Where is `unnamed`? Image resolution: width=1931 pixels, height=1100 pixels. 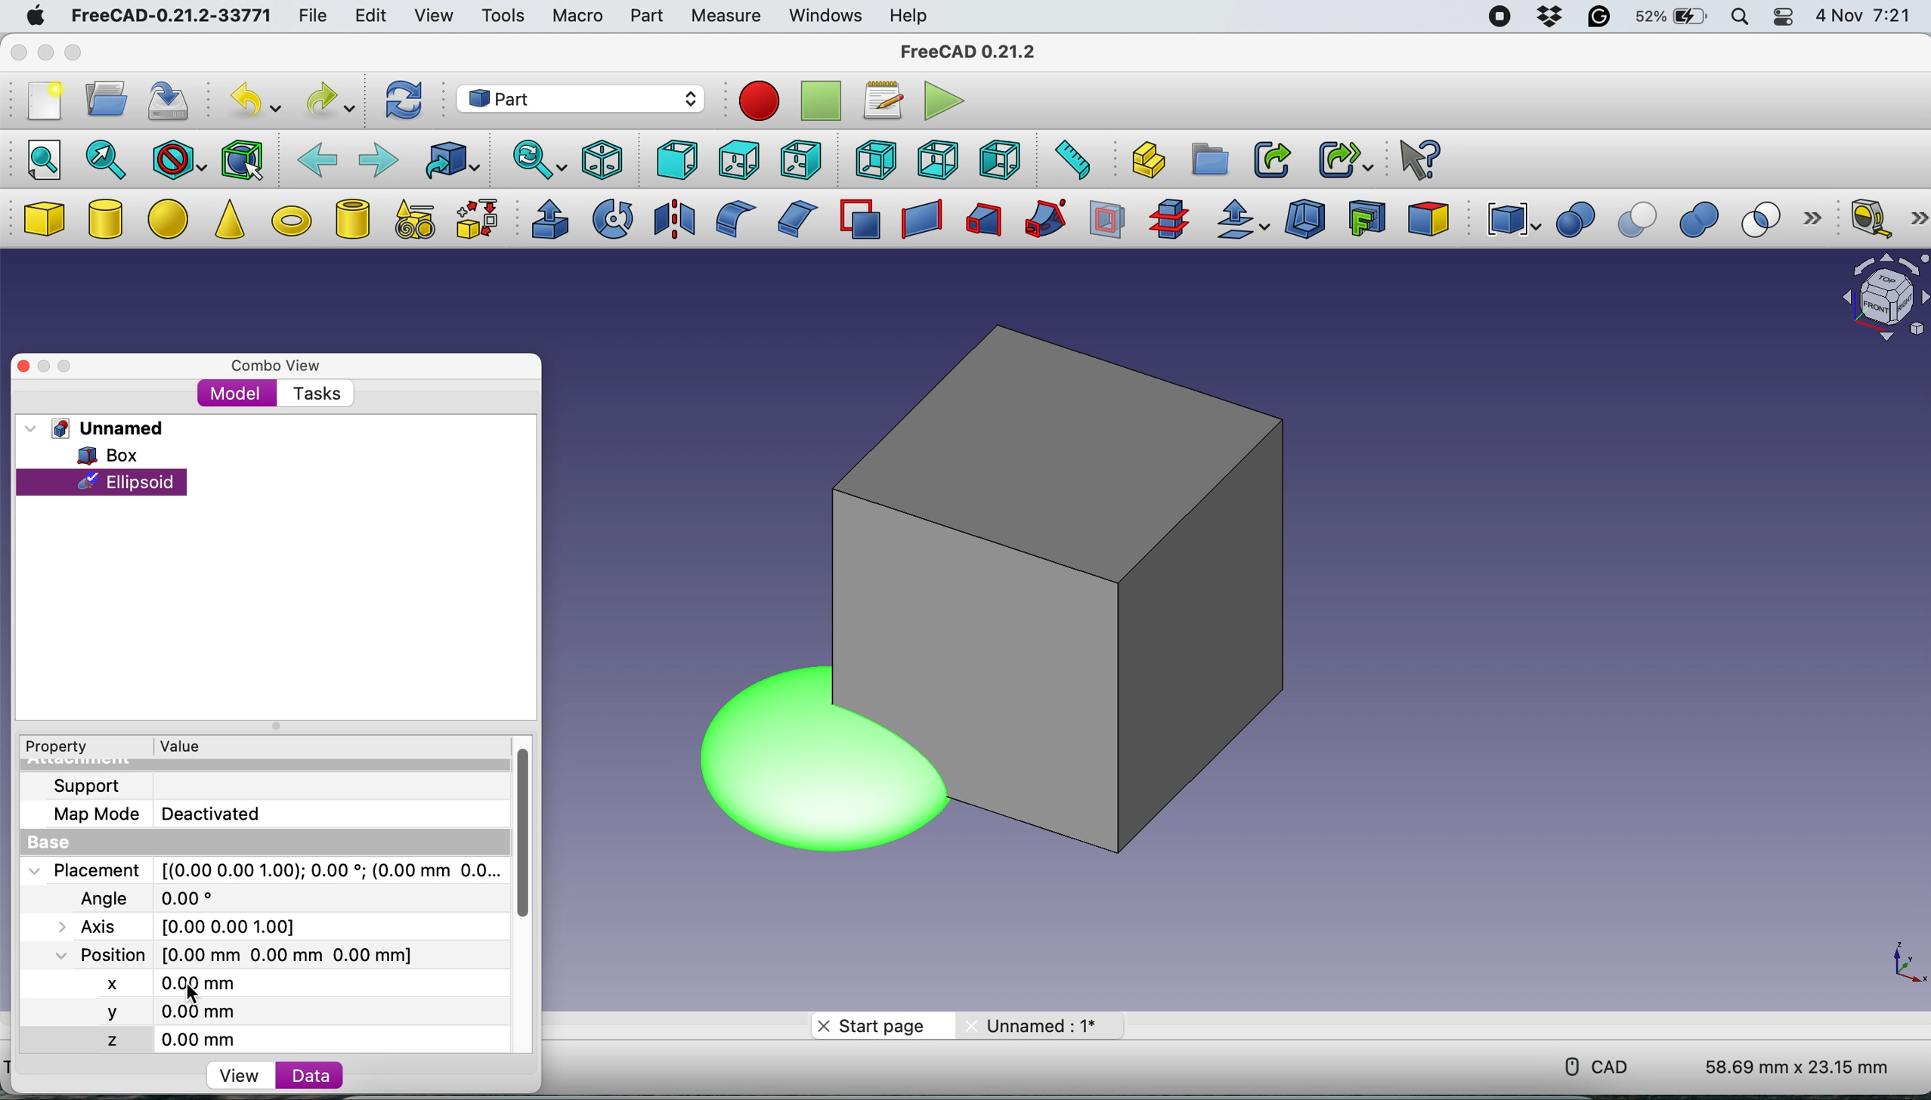
unnamed is located at coordinates (94, 428).